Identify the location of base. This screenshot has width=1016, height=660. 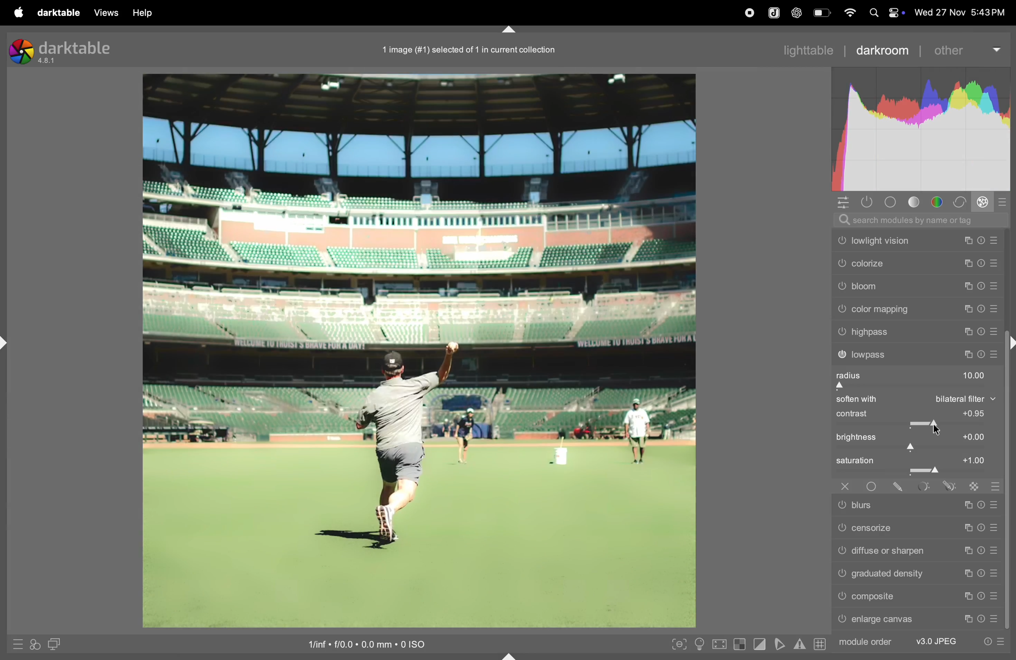
(891, 202).